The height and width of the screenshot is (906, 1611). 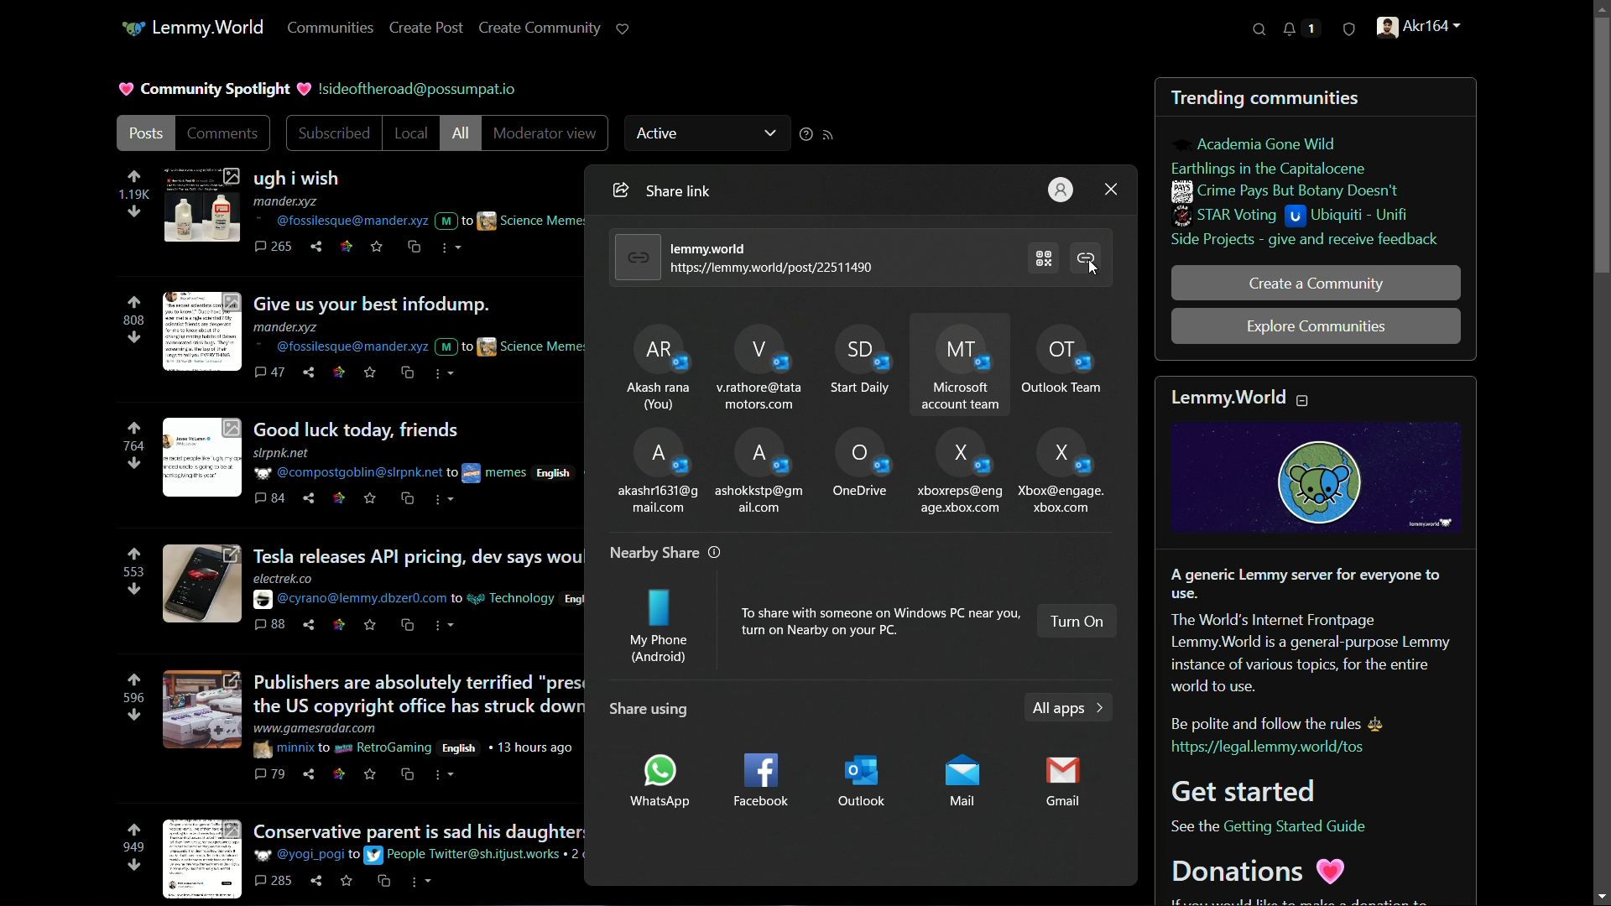 I want to click on give us your best infodump., so click(x=391, y=305).